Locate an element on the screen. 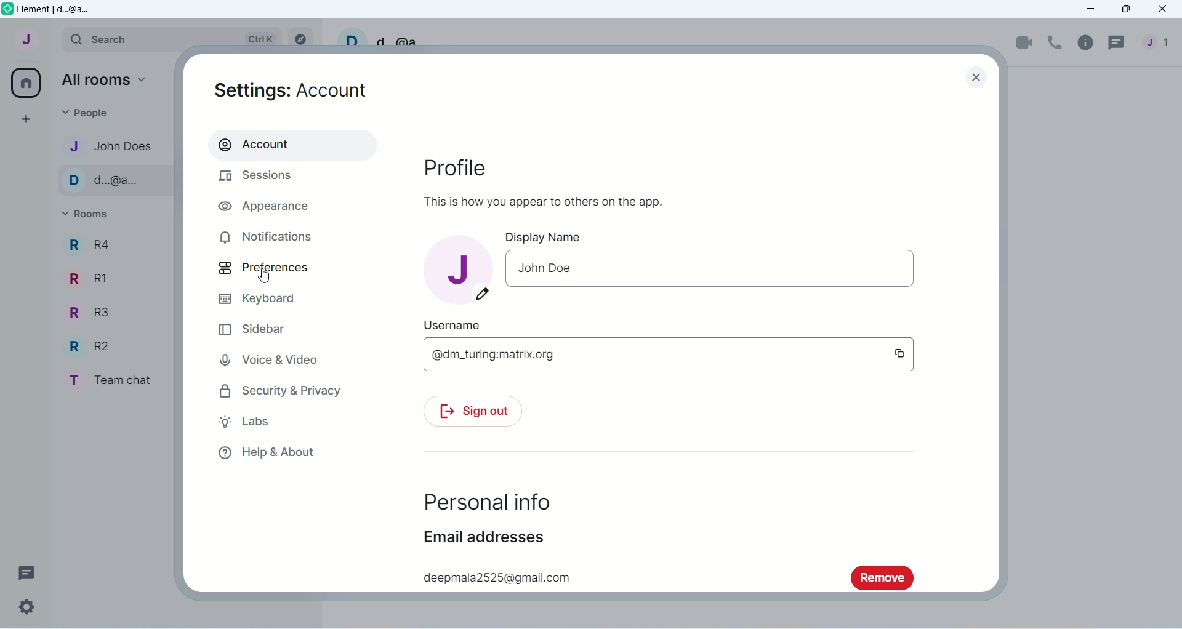 The width and height of the screenshot is (1182, 629). People is located at coordinates (1159, 47).